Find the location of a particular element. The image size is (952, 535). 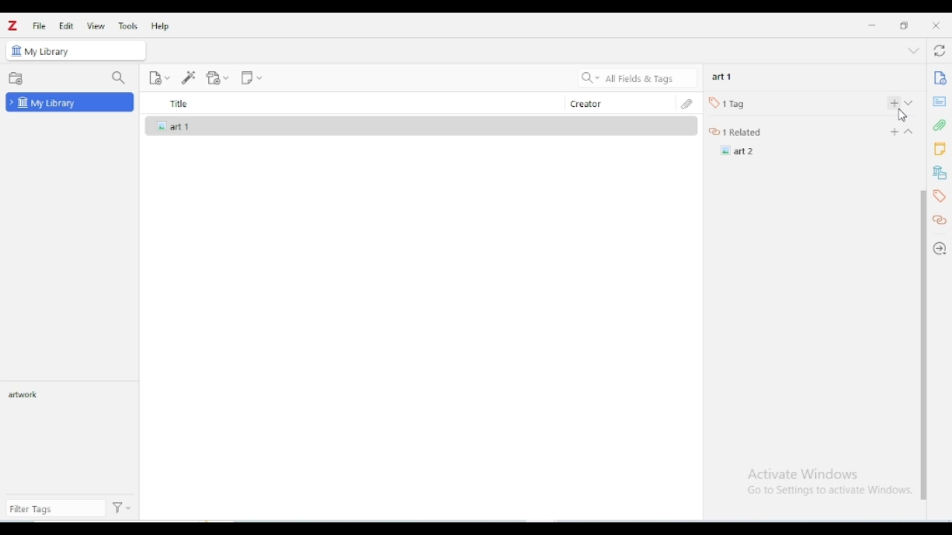

title is located at coordinates (354, 103).